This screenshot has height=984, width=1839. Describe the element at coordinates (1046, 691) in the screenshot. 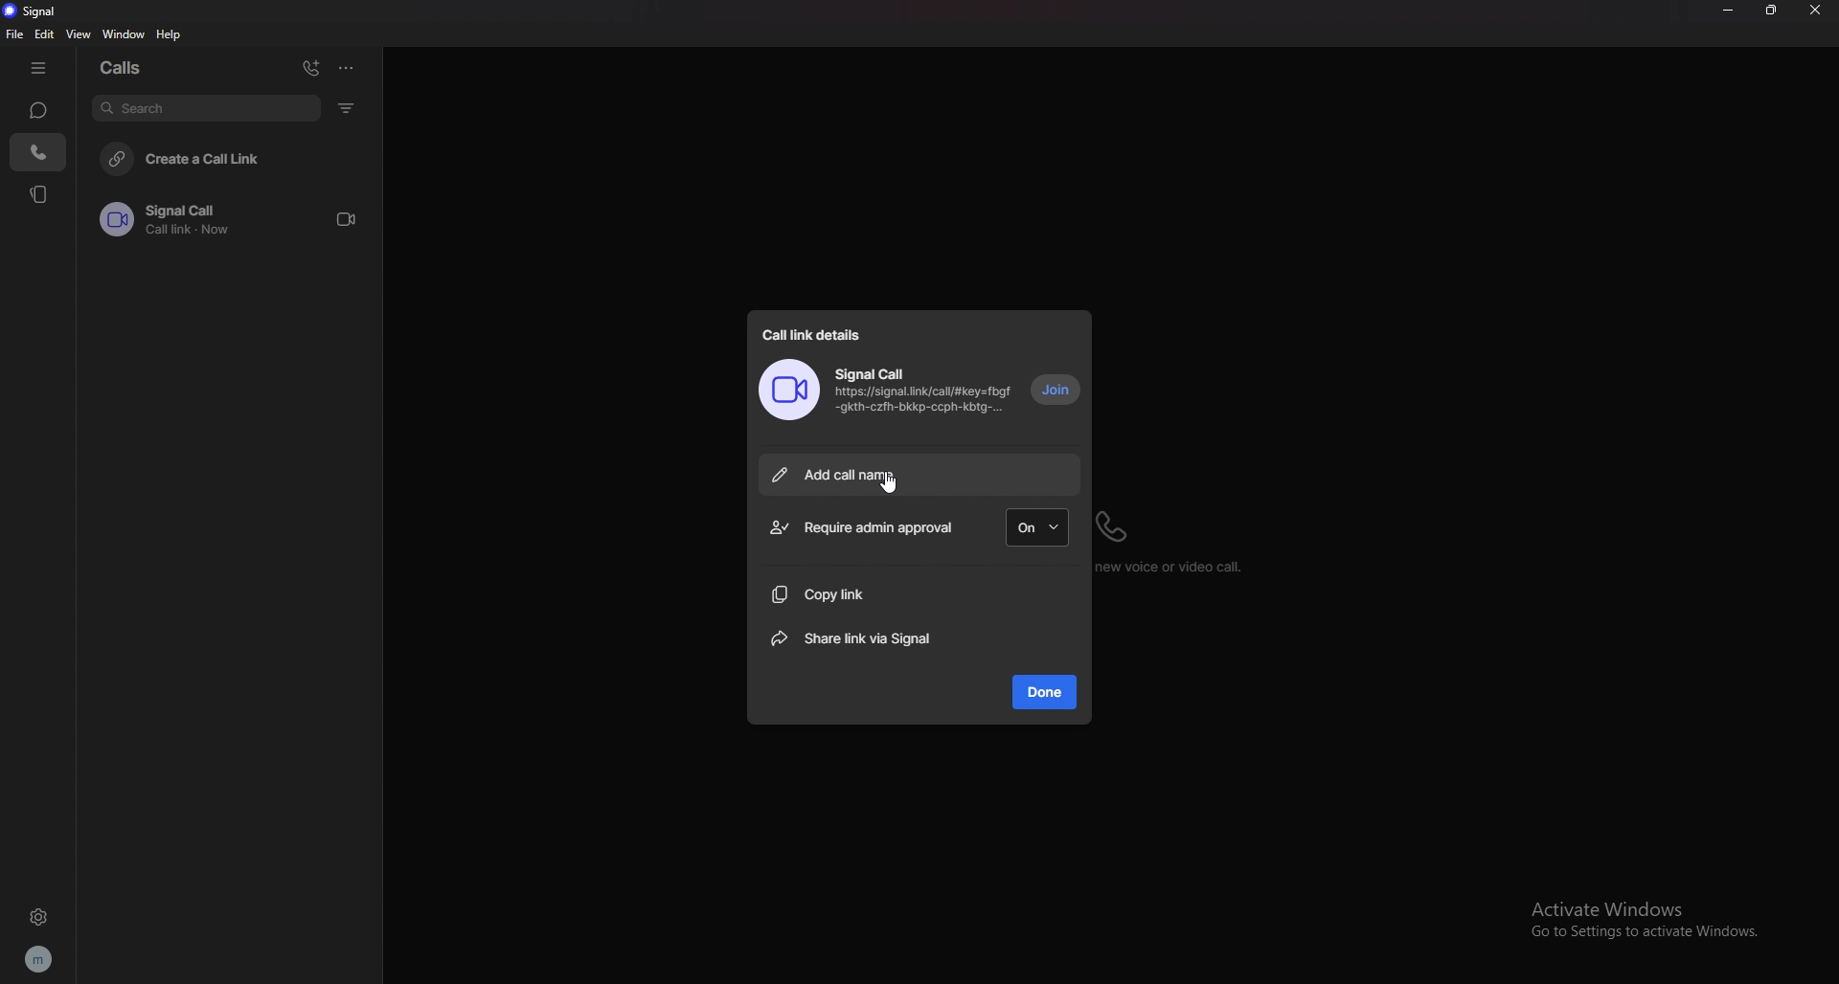

I see `done` at that location.